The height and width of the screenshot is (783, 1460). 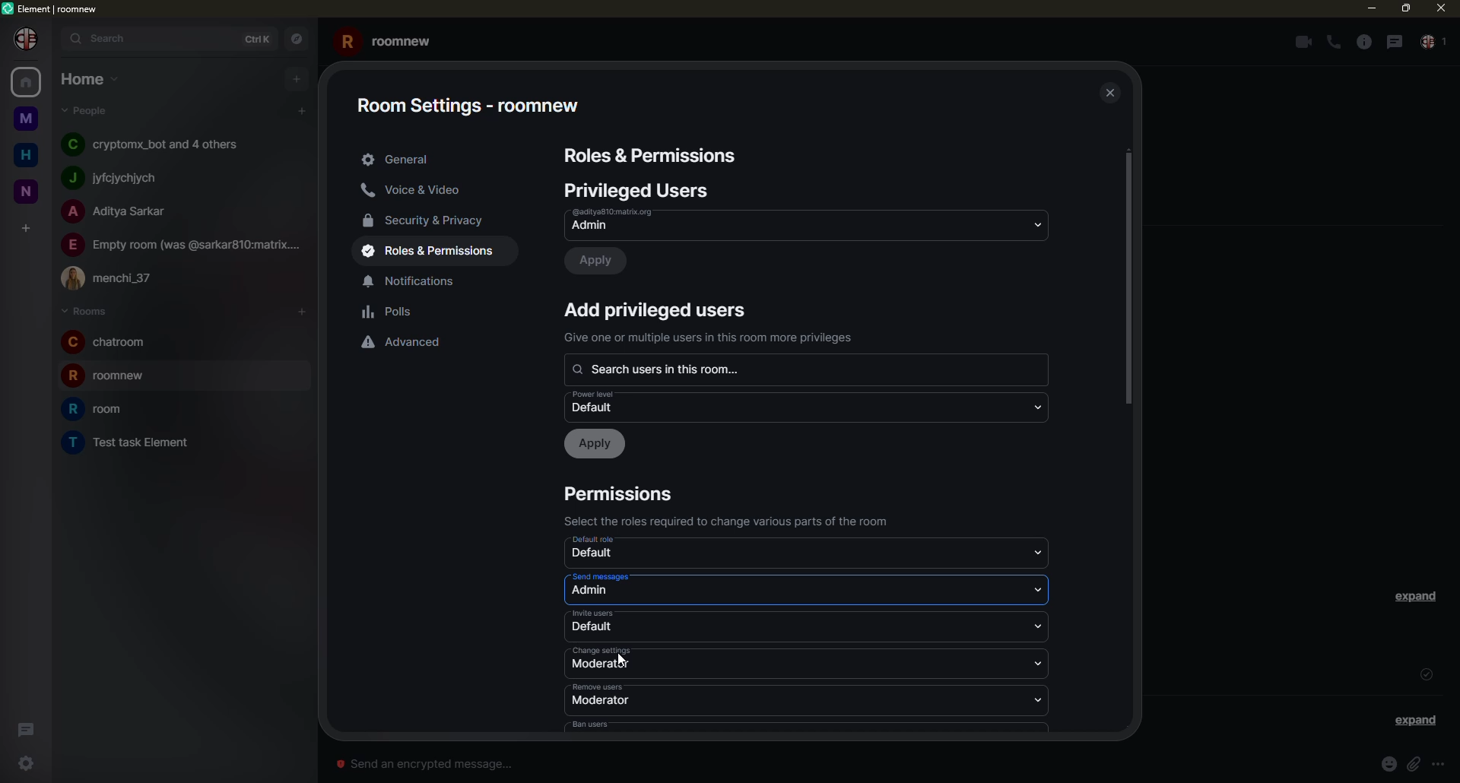 What do you see at coordinates (1371, 9) in the screenshot?
I see `mi` at bounding box center [1371, 9].